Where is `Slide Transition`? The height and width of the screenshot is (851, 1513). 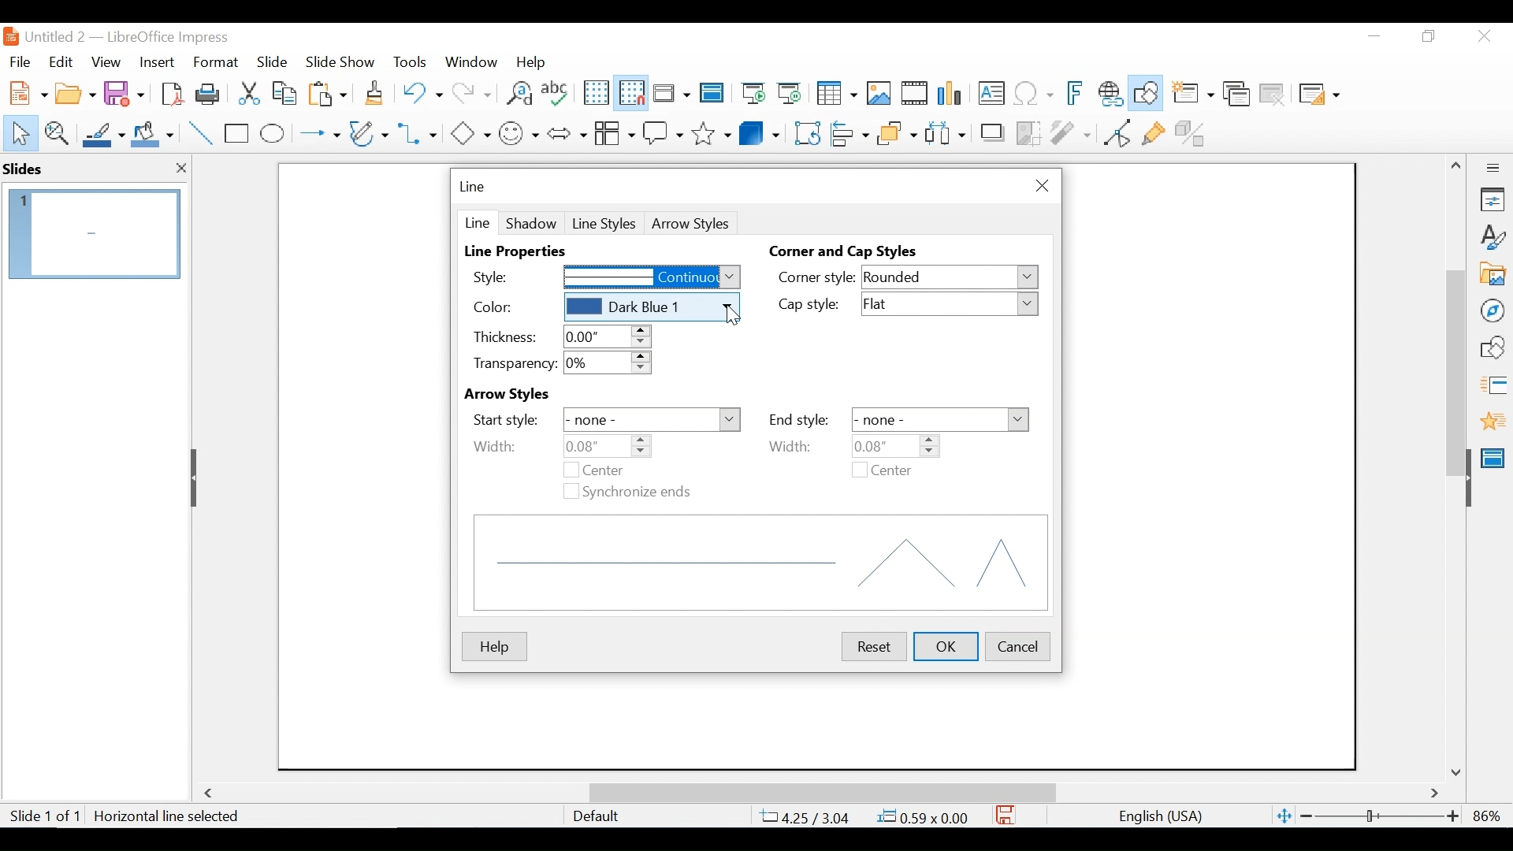
Slide Transition is located at coordinates (1493, 386).